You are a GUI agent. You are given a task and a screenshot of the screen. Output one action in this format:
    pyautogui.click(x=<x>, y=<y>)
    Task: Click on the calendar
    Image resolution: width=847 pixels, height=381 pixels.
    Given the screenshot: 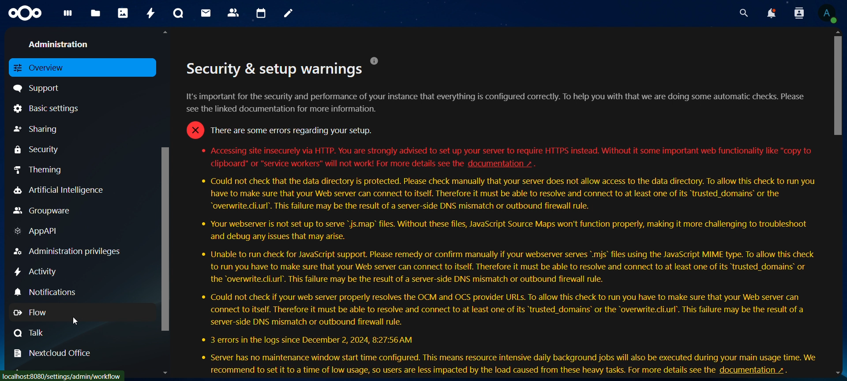 What is the action you would take?
    pyautogui.click(x=262, y=14)
    